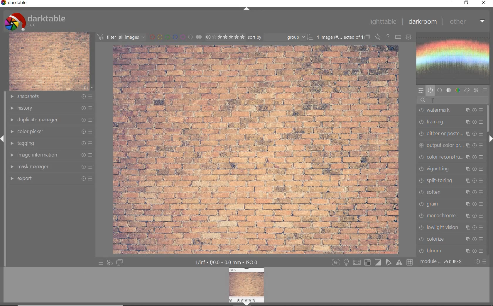  Describe the element at coordinates (408, 37) in the screenshot. I see `show global preference` at that location.